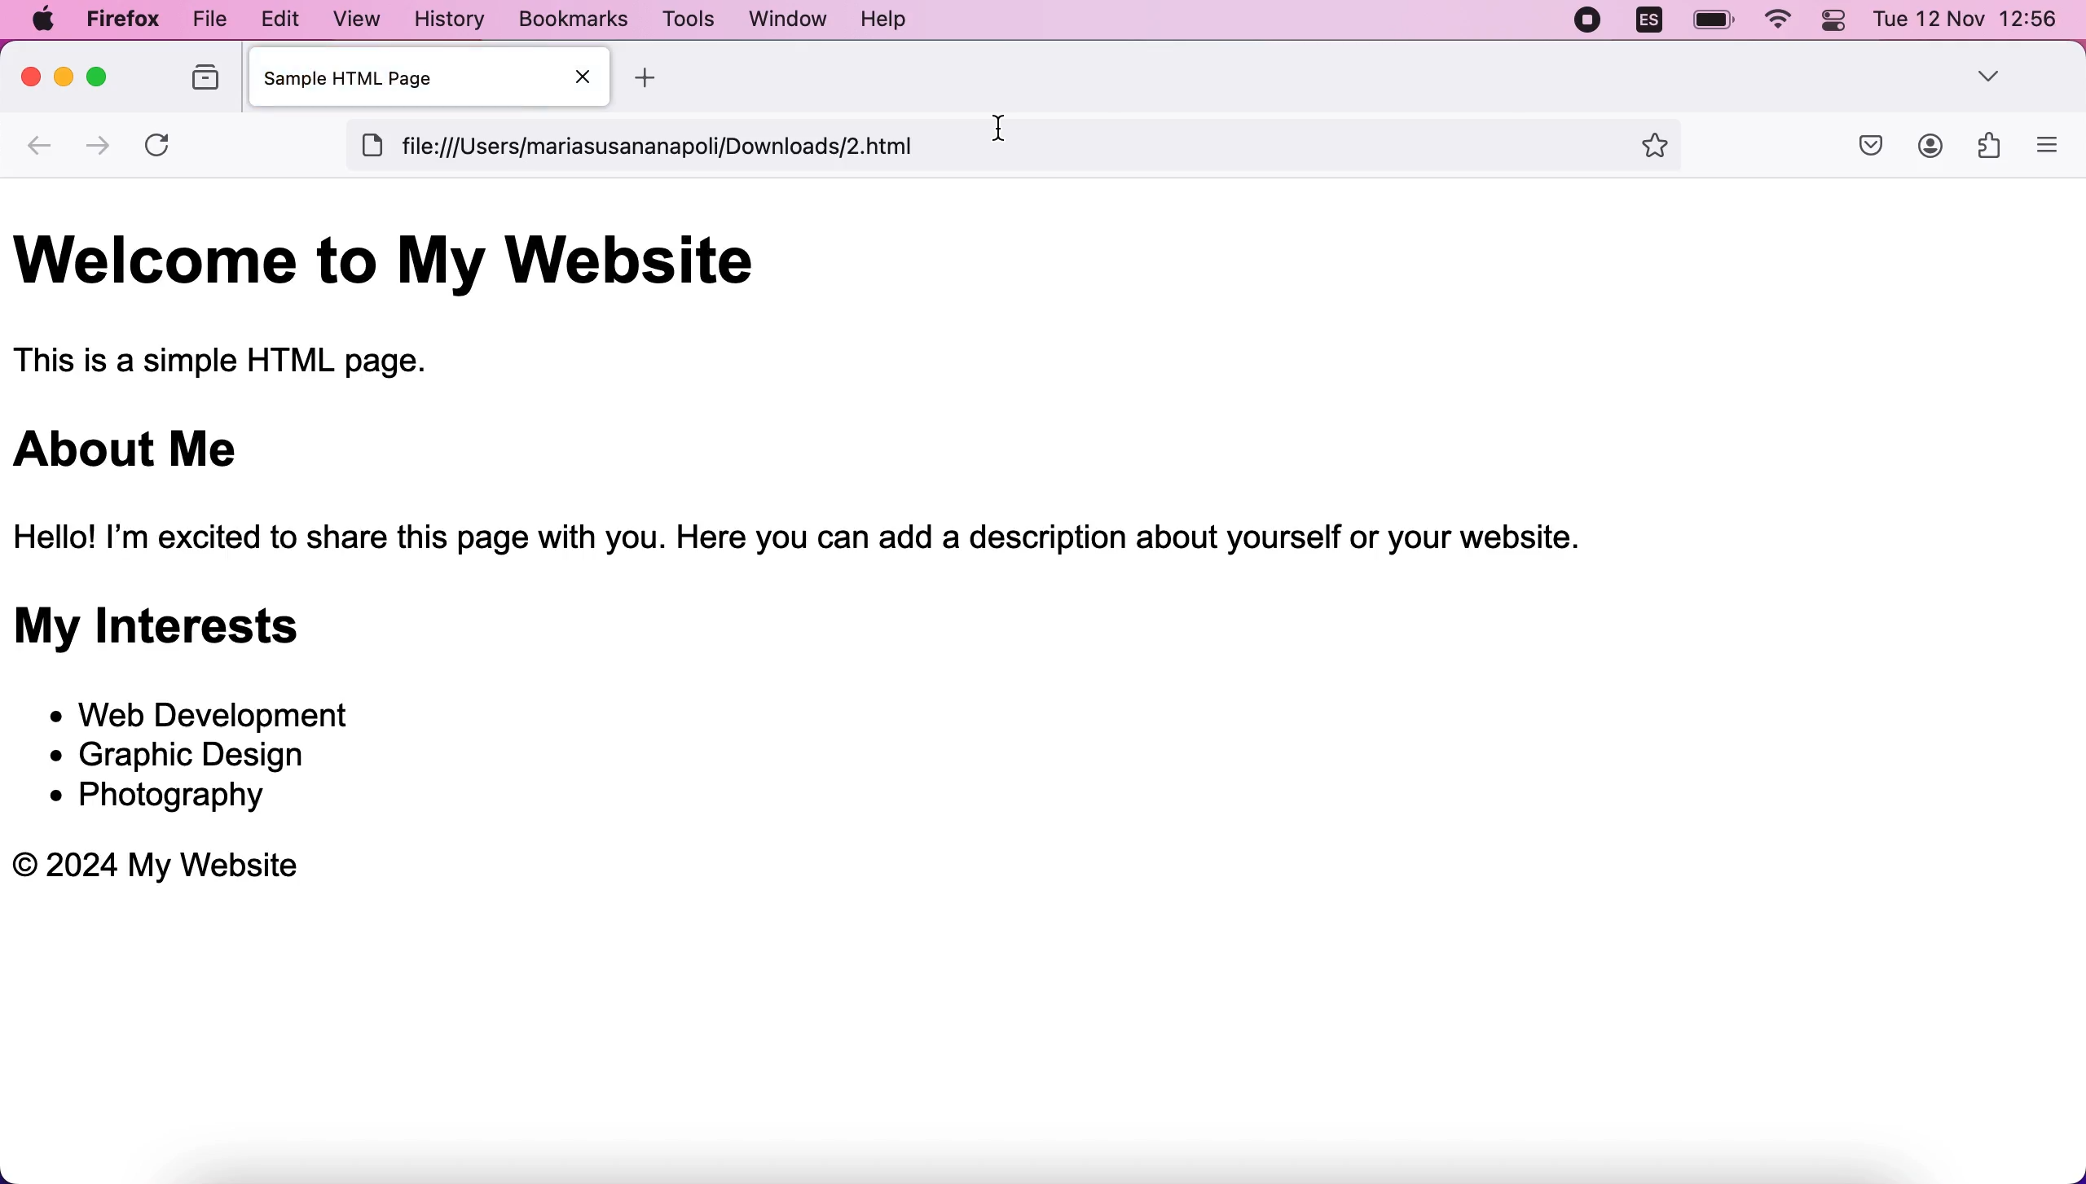  I want to click on list all tabs, so click(1995, 71).